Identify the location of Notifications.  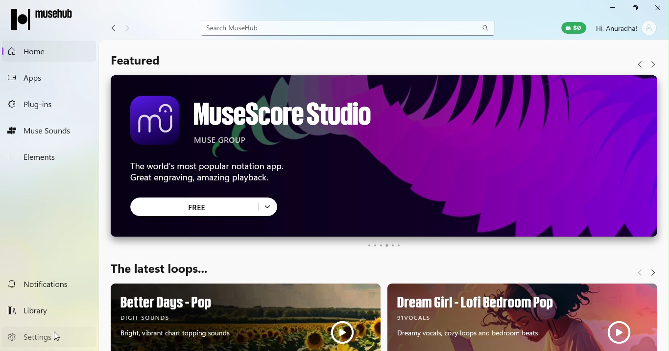
(51, 284).